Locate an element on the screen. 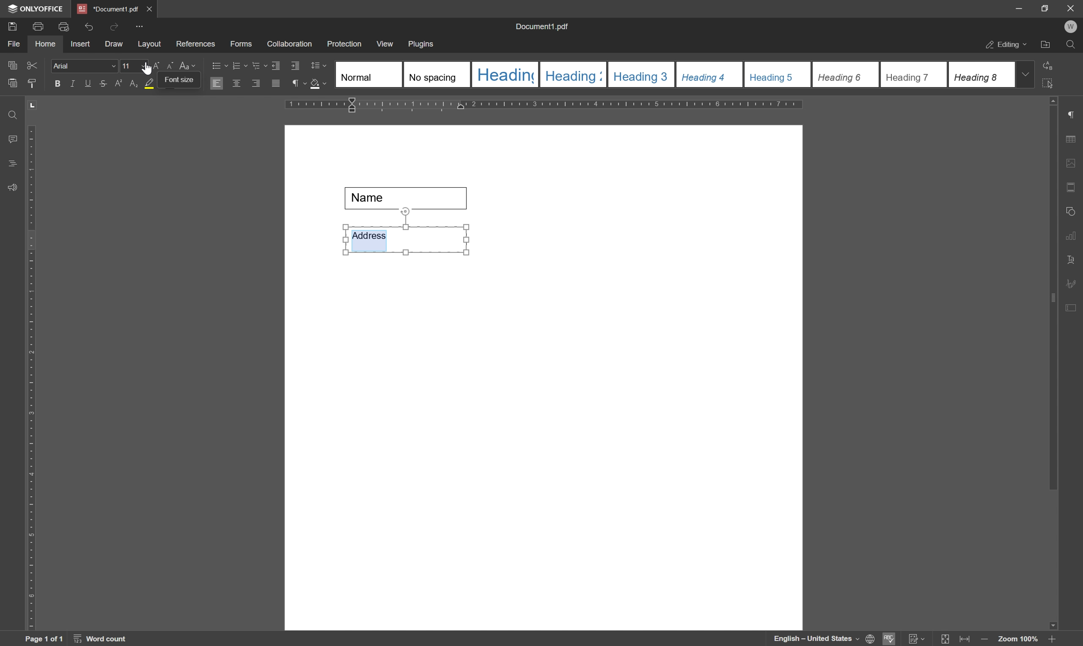  draw is located at coordinates (114, 45).